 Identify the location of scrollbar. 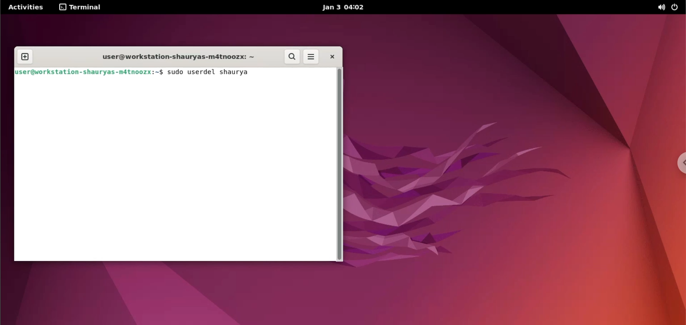
(339, 165).